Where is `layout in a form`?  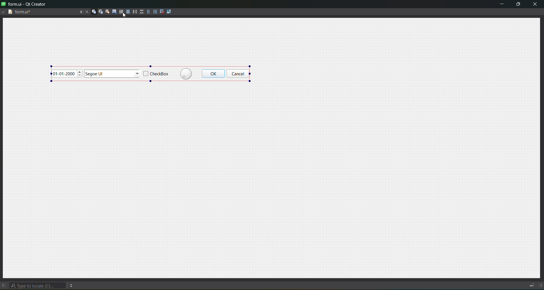
layout in a form is located at coordinates (147, 12).